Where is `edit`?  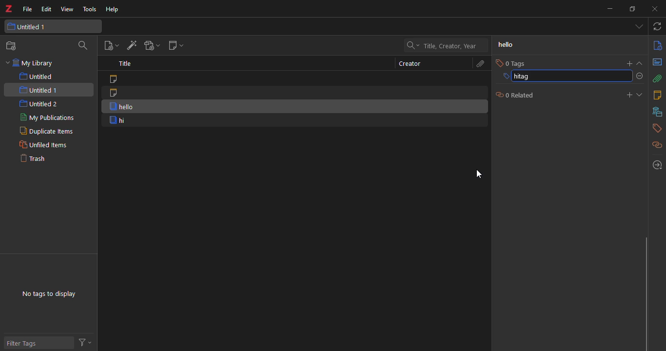
edit is located at coordinates (46, 9).